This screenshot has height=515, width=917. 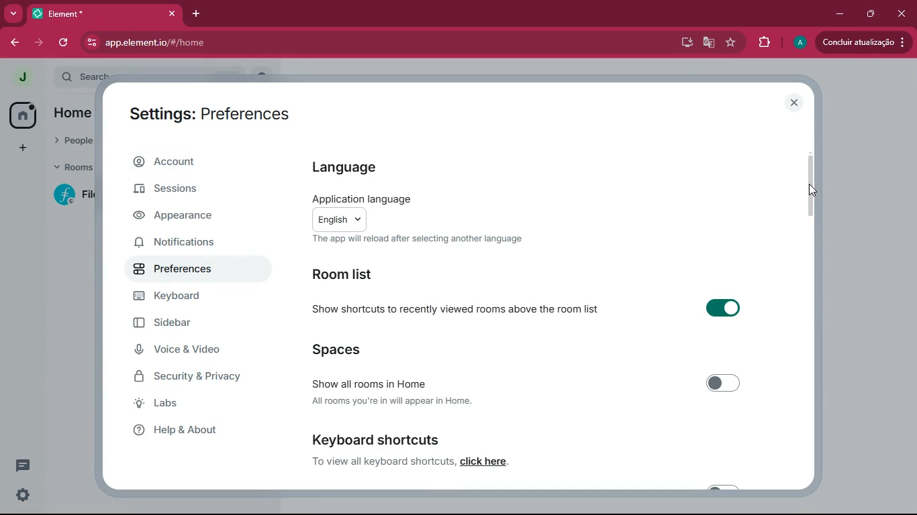 I want to click on the app will reload after selecting another language, so click(x=417, y=239).